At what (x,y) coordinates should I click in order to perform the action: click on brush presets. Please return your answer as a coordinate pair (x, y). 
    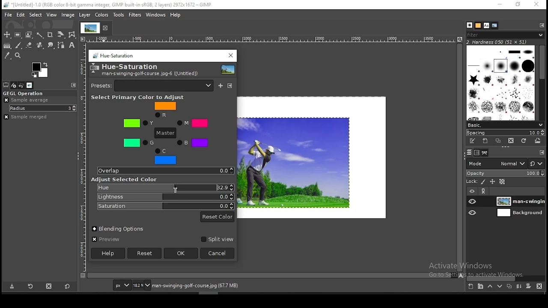
    Looking at the image, I should click on (505, 125).